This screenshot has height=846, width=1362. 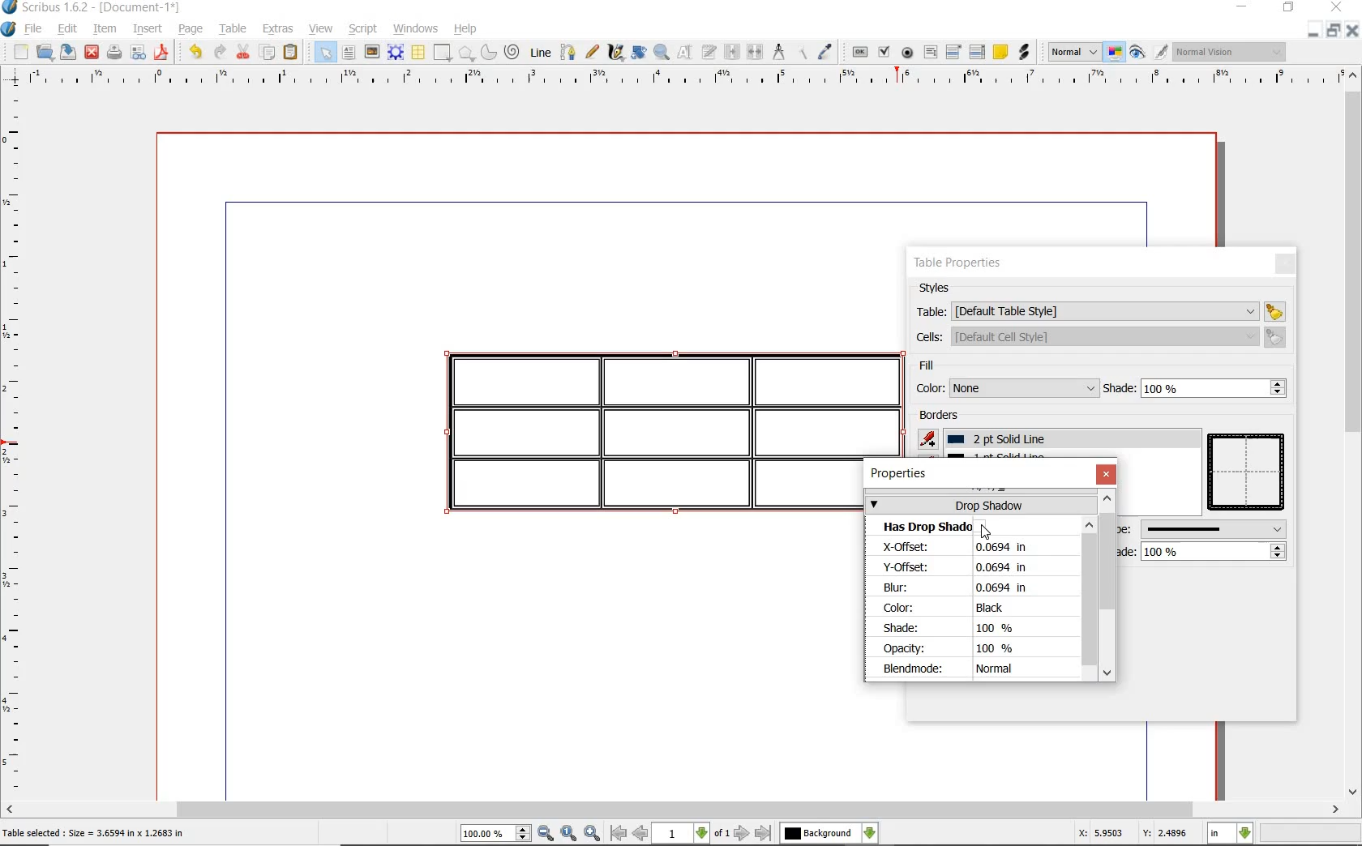 I want to click on image frame, so click(x=372, y=53).